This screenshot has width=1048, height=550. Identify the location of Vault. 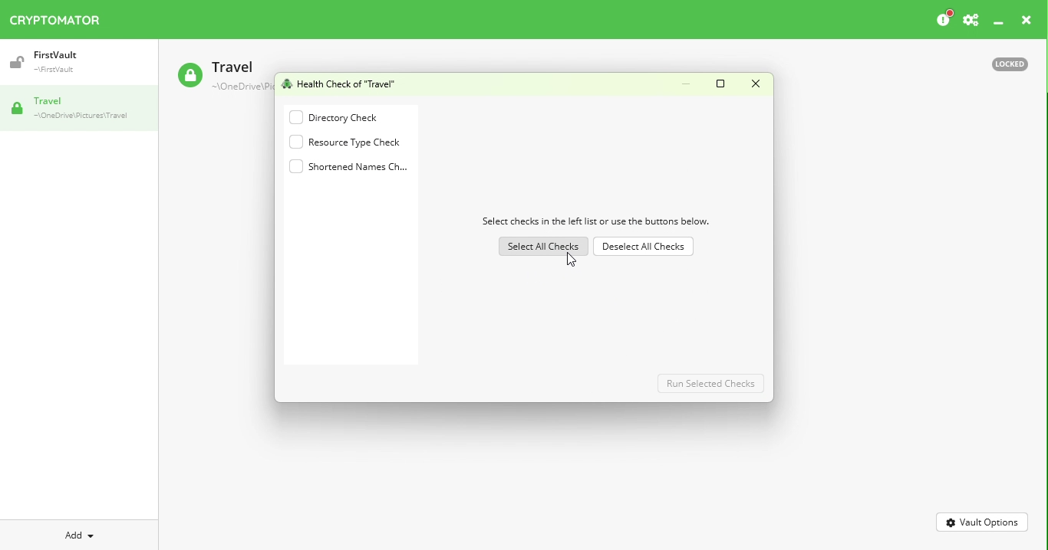
(74, 108).